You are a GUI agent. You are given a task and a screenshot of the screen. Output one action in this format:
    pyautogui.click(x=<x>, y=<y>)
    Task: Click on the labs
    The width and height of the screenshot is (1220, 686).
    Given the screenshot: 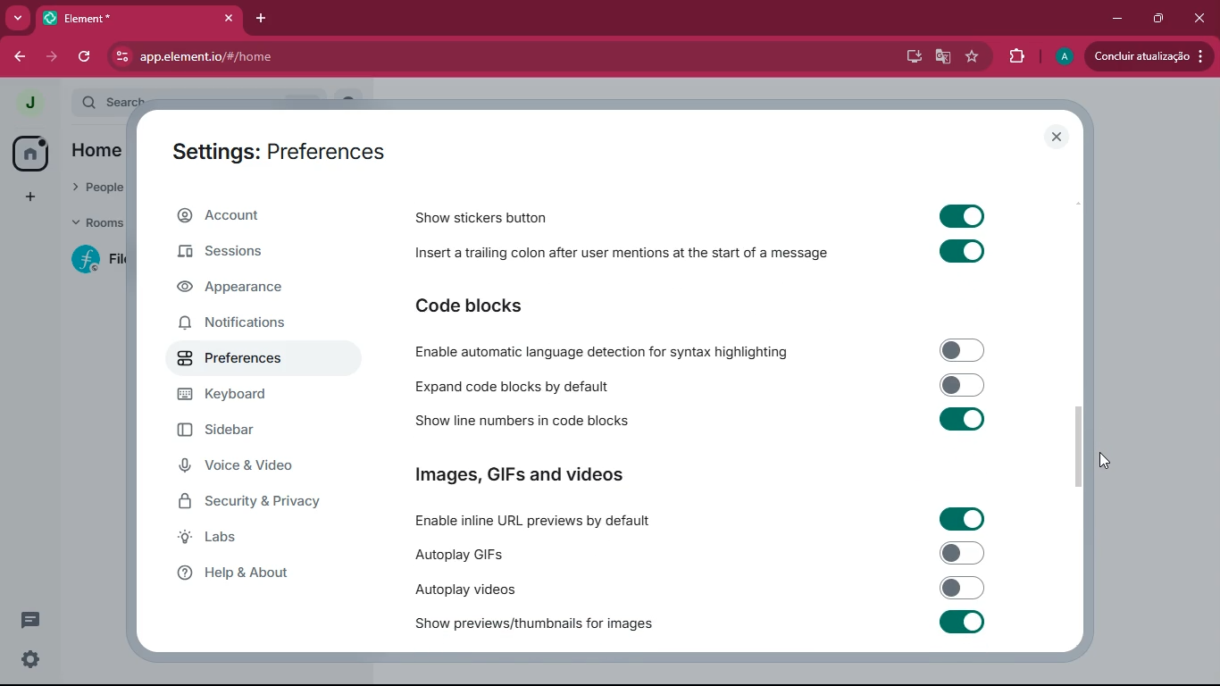 What is the action you would take?
    pyautogui.click(x=257, y=541)
    